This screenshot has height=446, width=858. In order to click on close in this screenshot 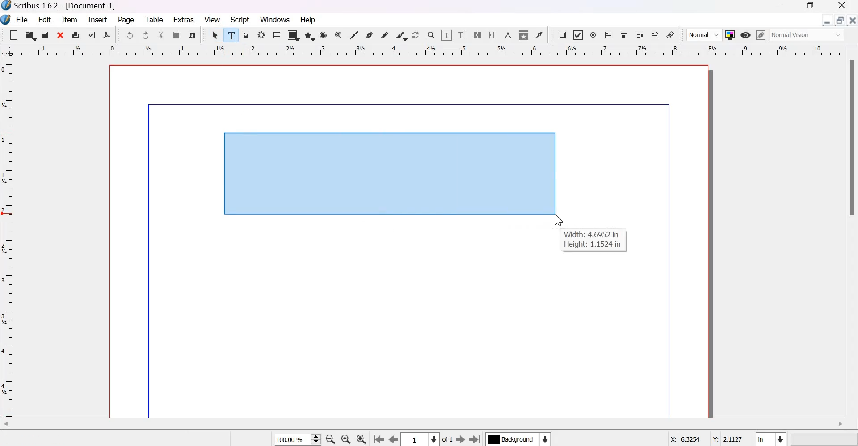, I will do `click(61, 34)`.